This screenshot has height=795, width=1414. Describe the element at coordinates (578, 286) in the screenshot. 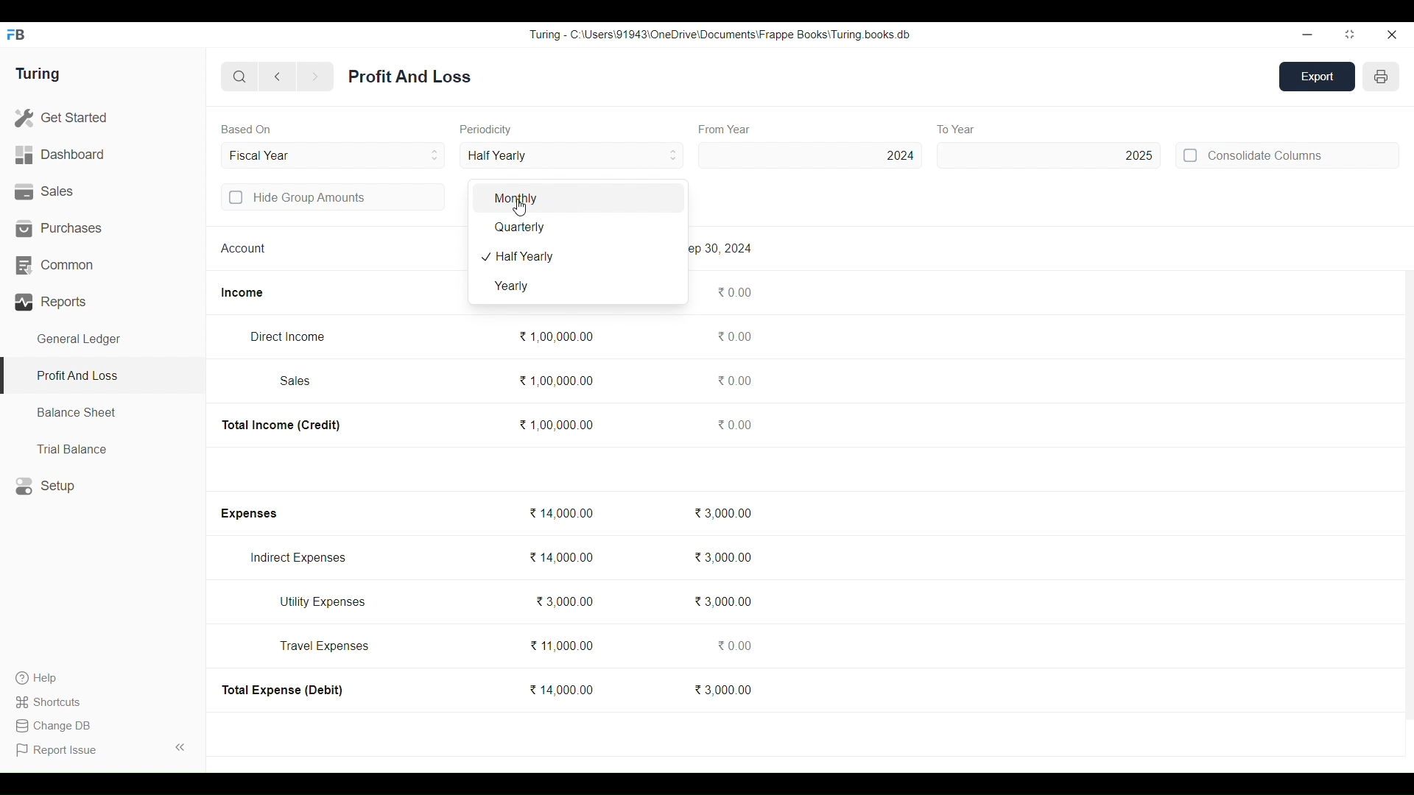

I see `Yearly` at that location.